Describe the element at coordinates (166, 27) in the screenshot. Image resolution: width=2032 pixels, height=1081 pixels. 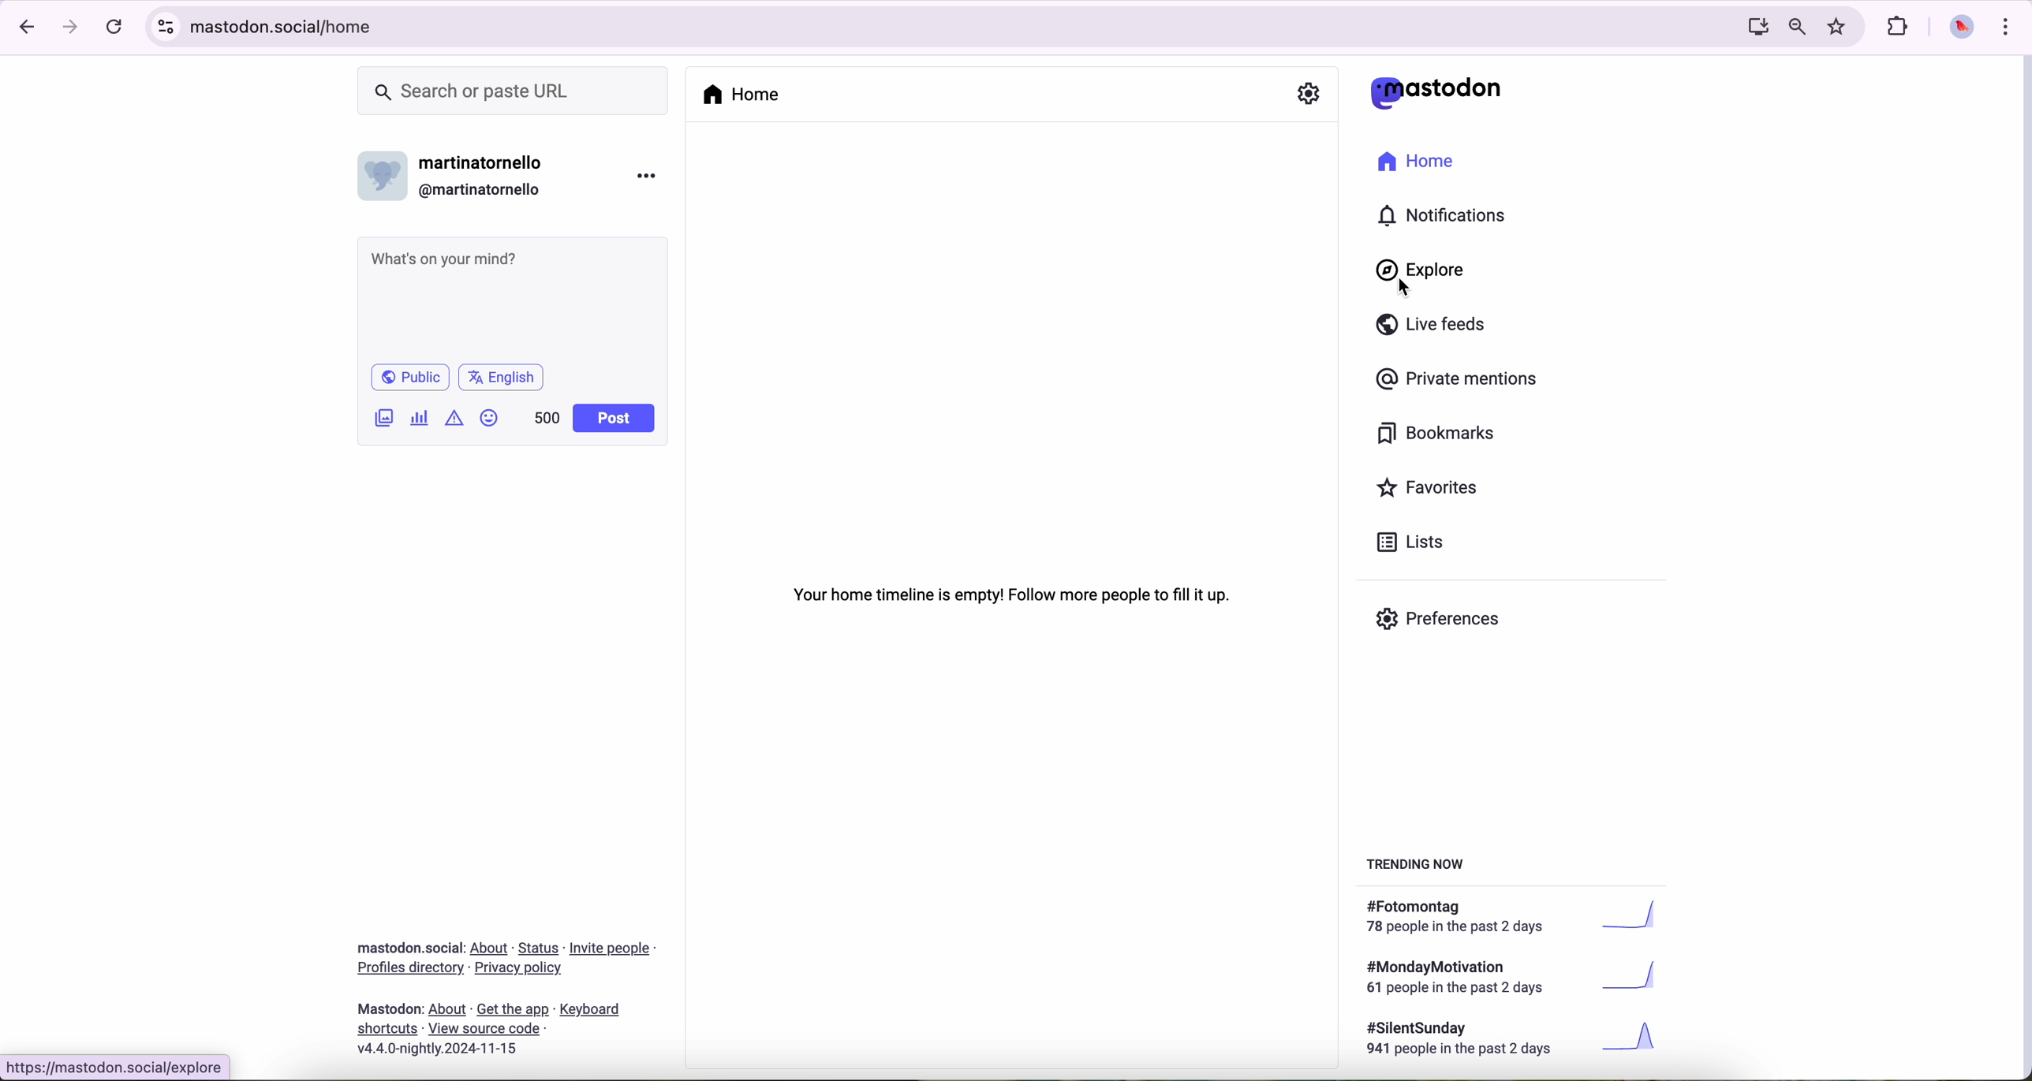
I see `controls` at that location.